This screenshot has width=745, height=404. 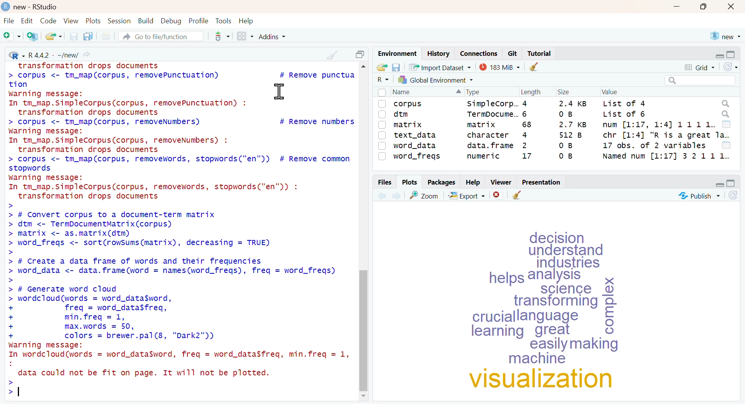 I want to click on Save all the open documents, so click(x=88, y=36).